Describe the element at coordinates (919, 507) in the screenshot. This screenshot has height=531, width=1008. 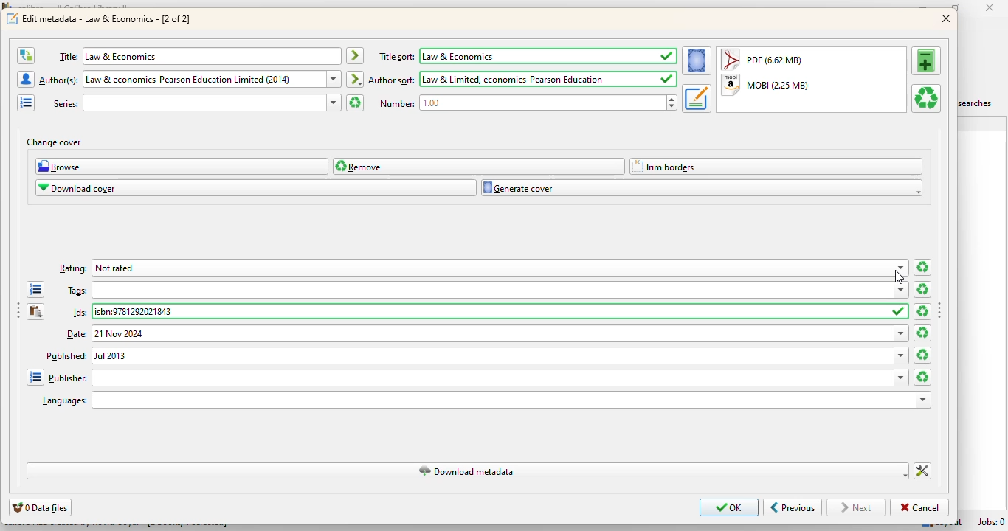
I see `cancel` at that location.